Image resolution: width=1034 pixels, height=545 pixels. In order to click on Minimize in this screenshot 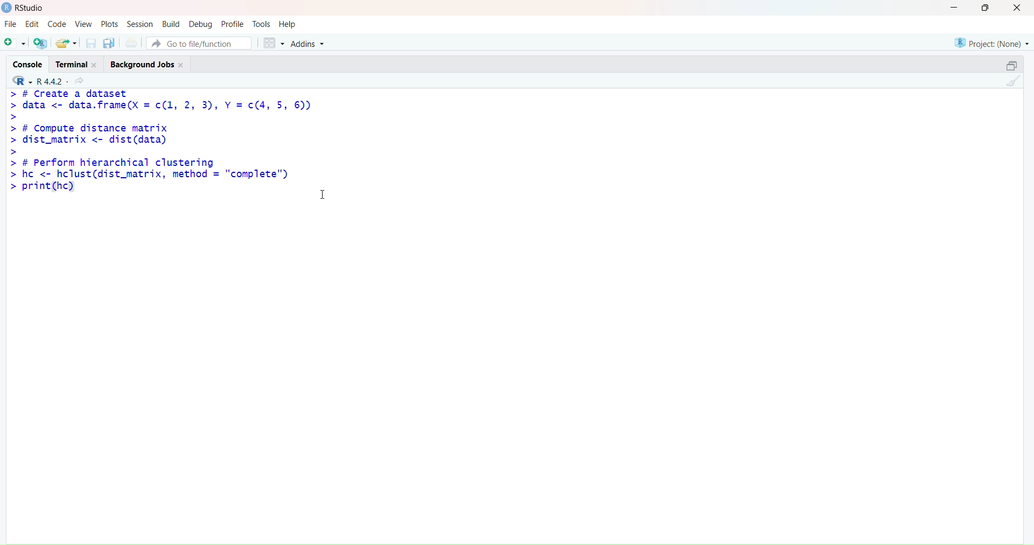, I will do `click(955, 10)`.